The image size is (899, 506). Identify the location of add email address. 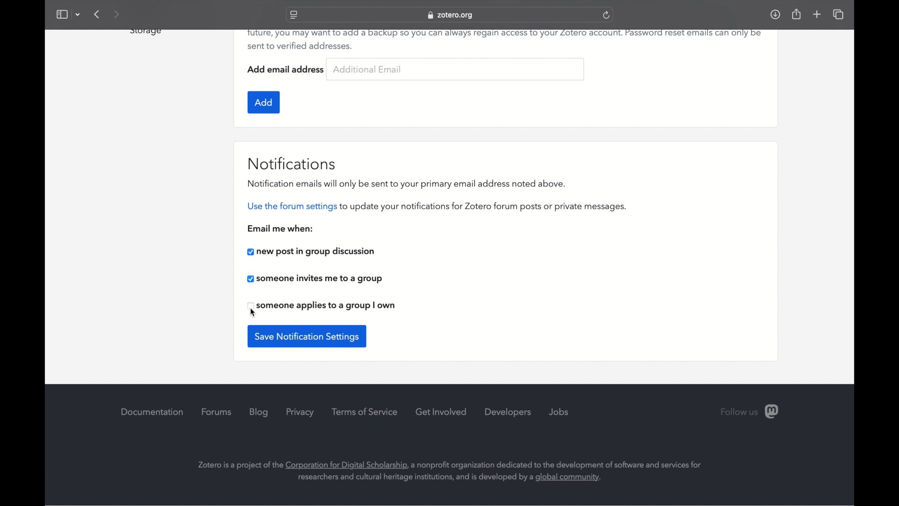
(287, 69).